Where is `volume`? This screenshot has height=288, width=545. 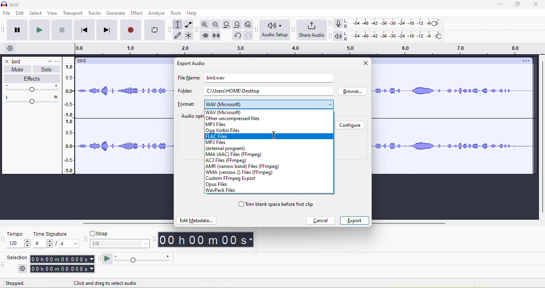 volume is located at coordinates (33, 88).